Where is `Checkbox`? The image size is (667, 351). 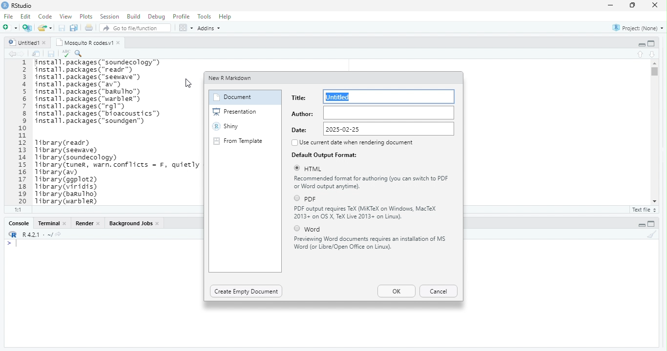 Checkbox is located at coordinates (297, 228).